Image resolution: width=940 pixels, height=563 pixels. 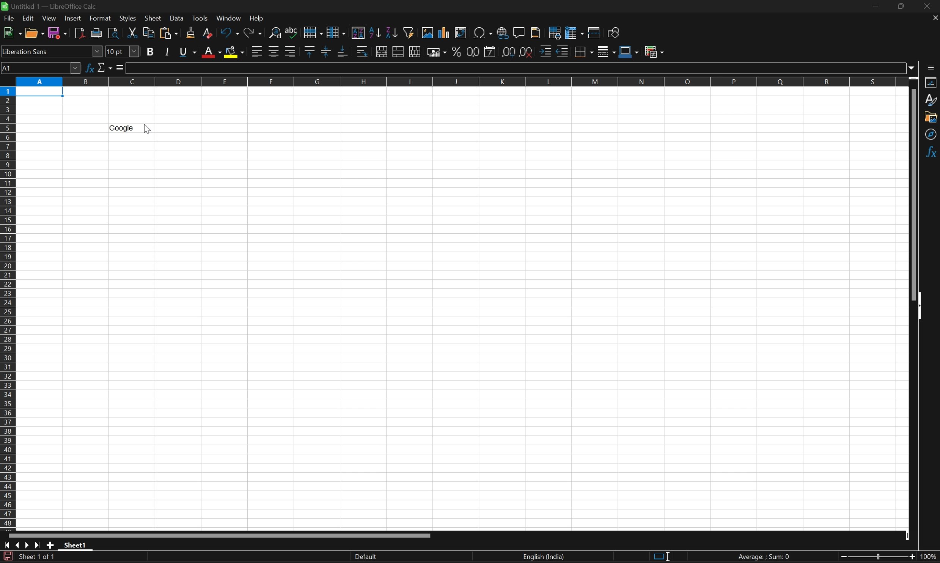 What do you see at coordinates (253, 33) in the screenshot?
I see `Redo` at bounding box center [253, 33].